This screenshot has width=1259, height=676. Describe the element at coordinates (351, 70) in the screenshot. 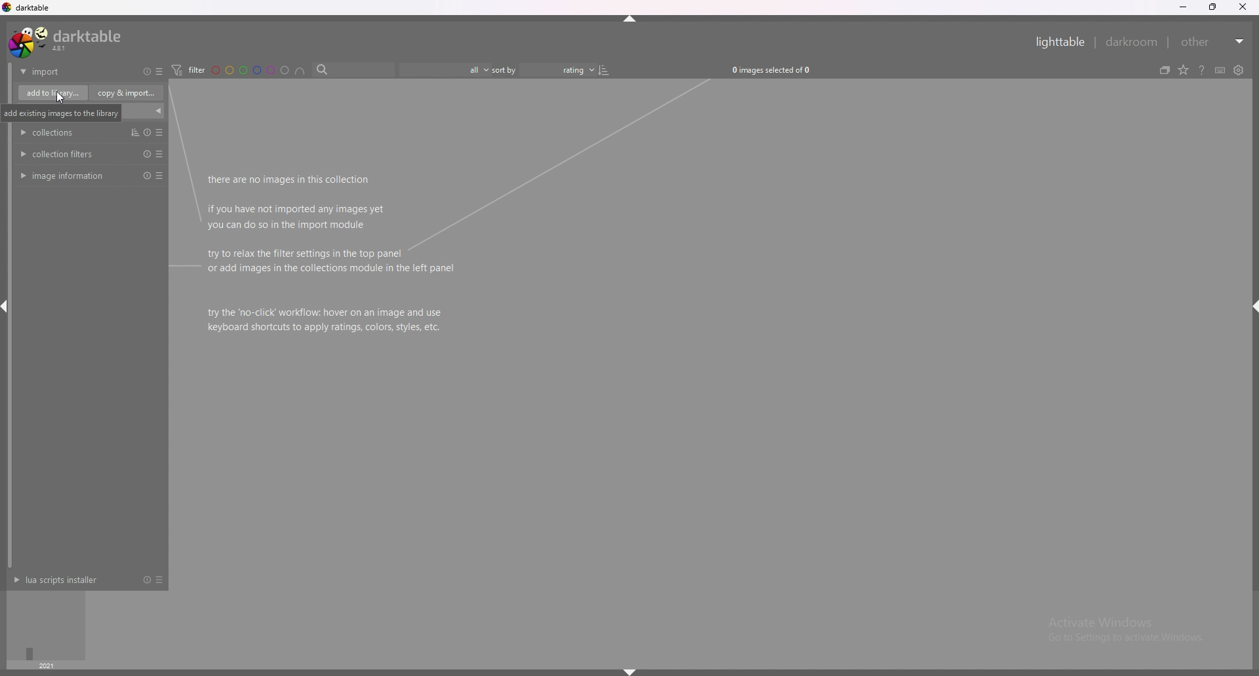

I see `search bar` at that location.